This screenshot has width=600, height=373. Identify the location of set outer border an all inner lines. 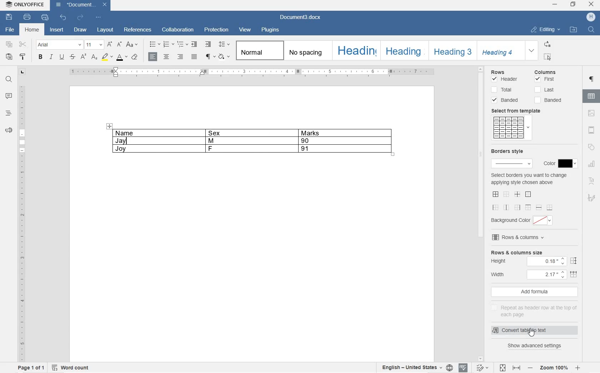
(495, 194).